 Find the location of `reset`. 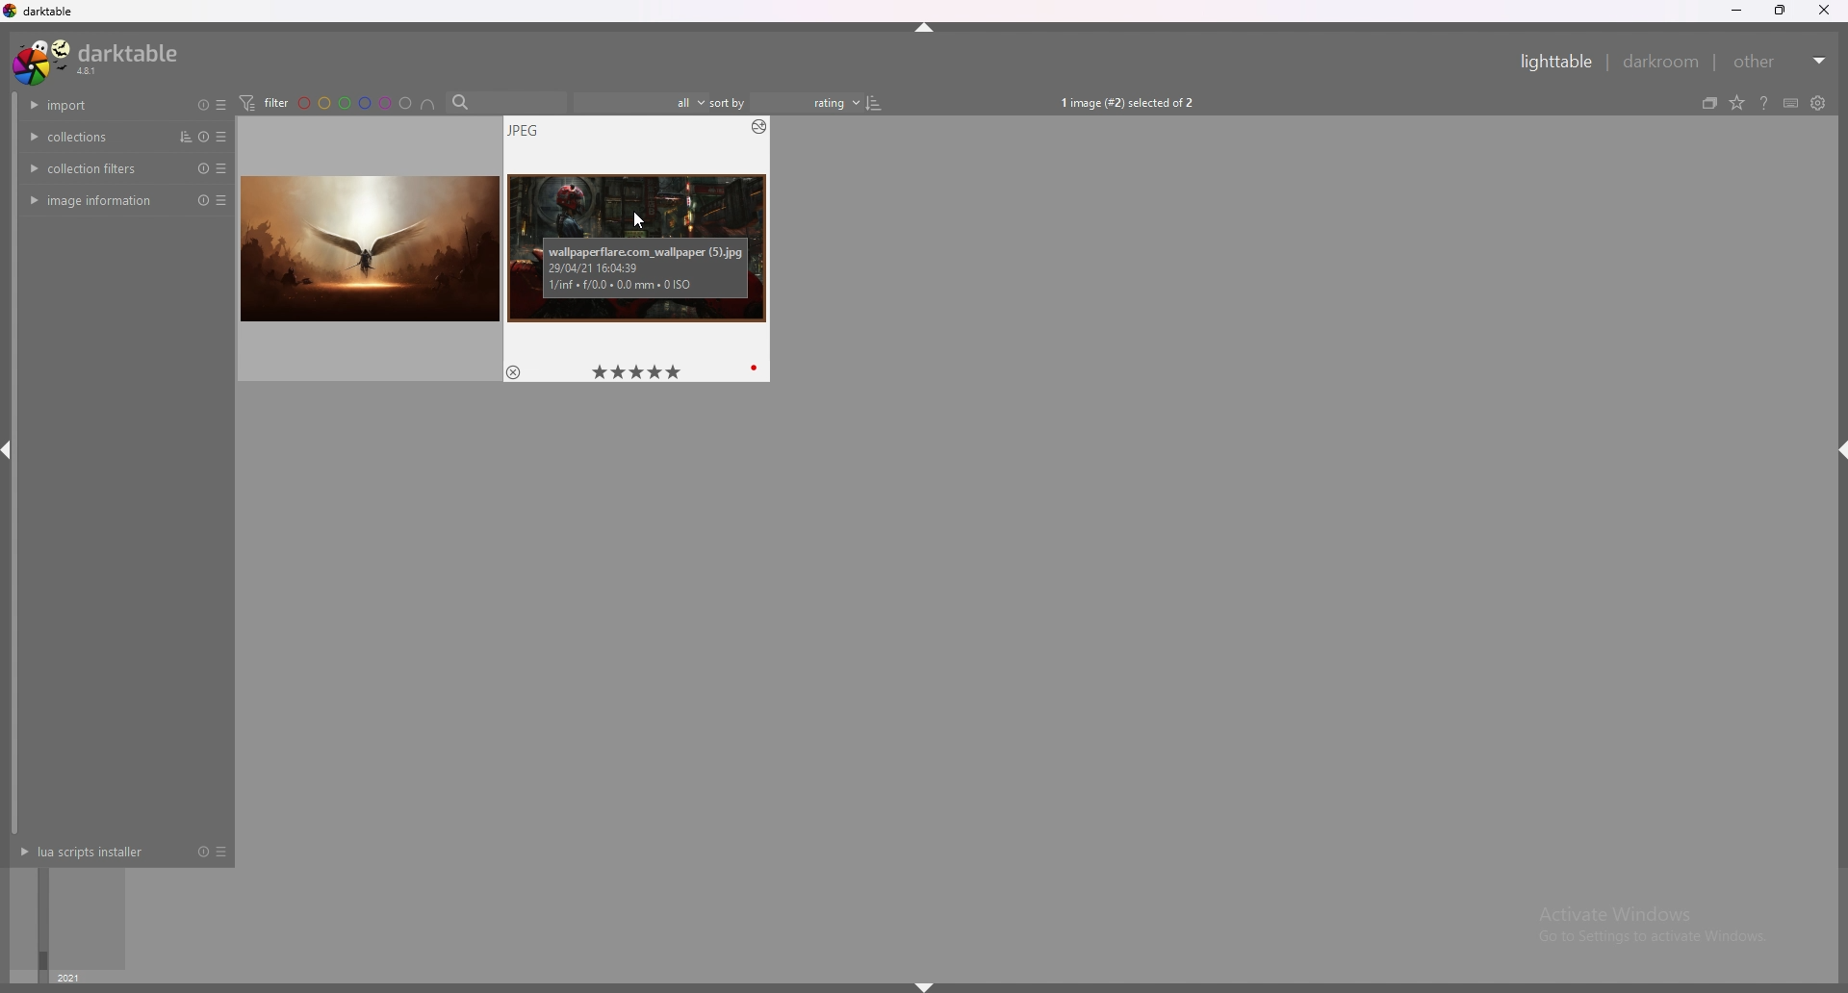

reset is located at coordinates (202, 167).